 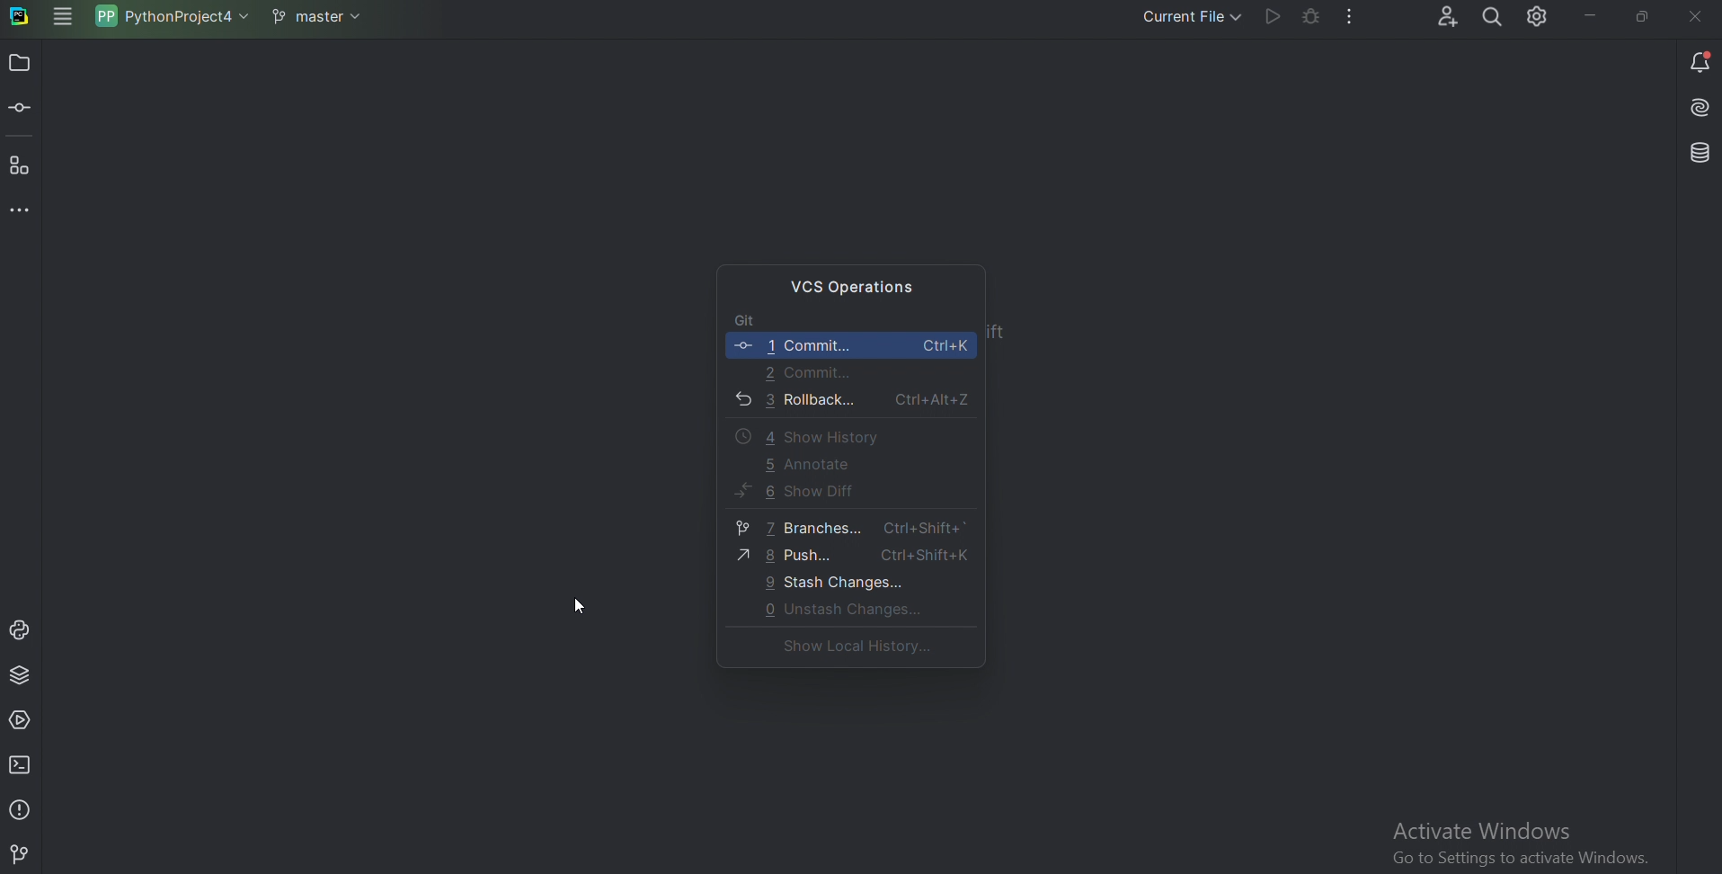 What do you see at coordinates (19, 65) in the screenshot?
I see `Project` at bounding box center [19, 65].